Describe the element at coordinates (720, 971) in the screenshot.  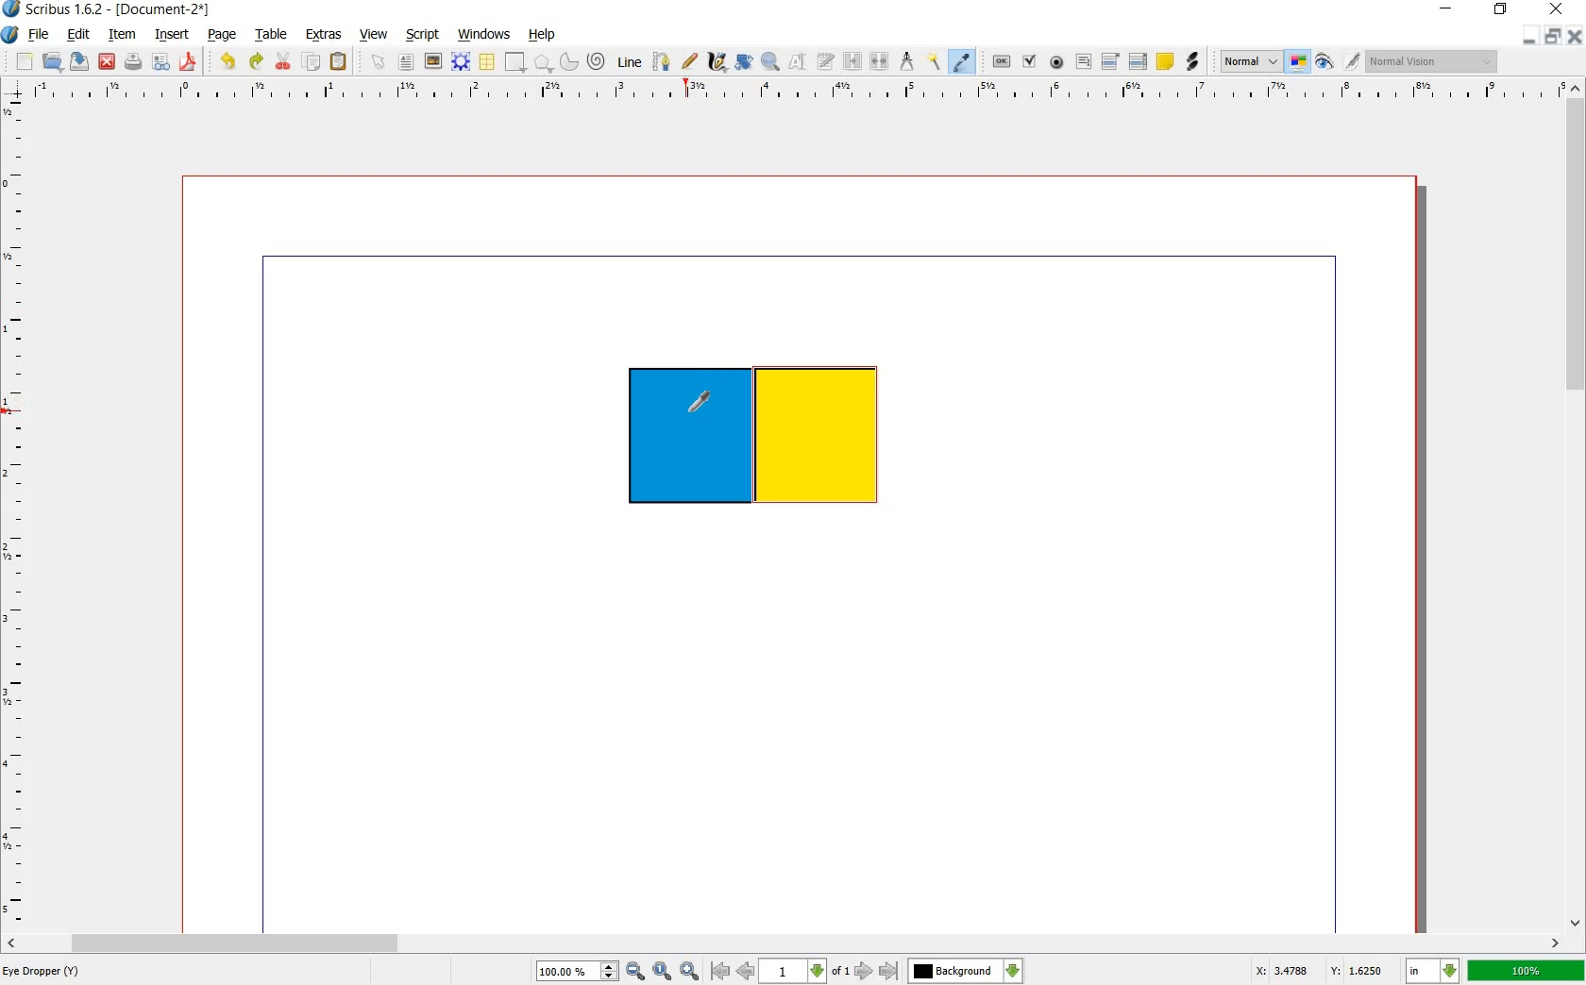
I see `go to first page` at that location.